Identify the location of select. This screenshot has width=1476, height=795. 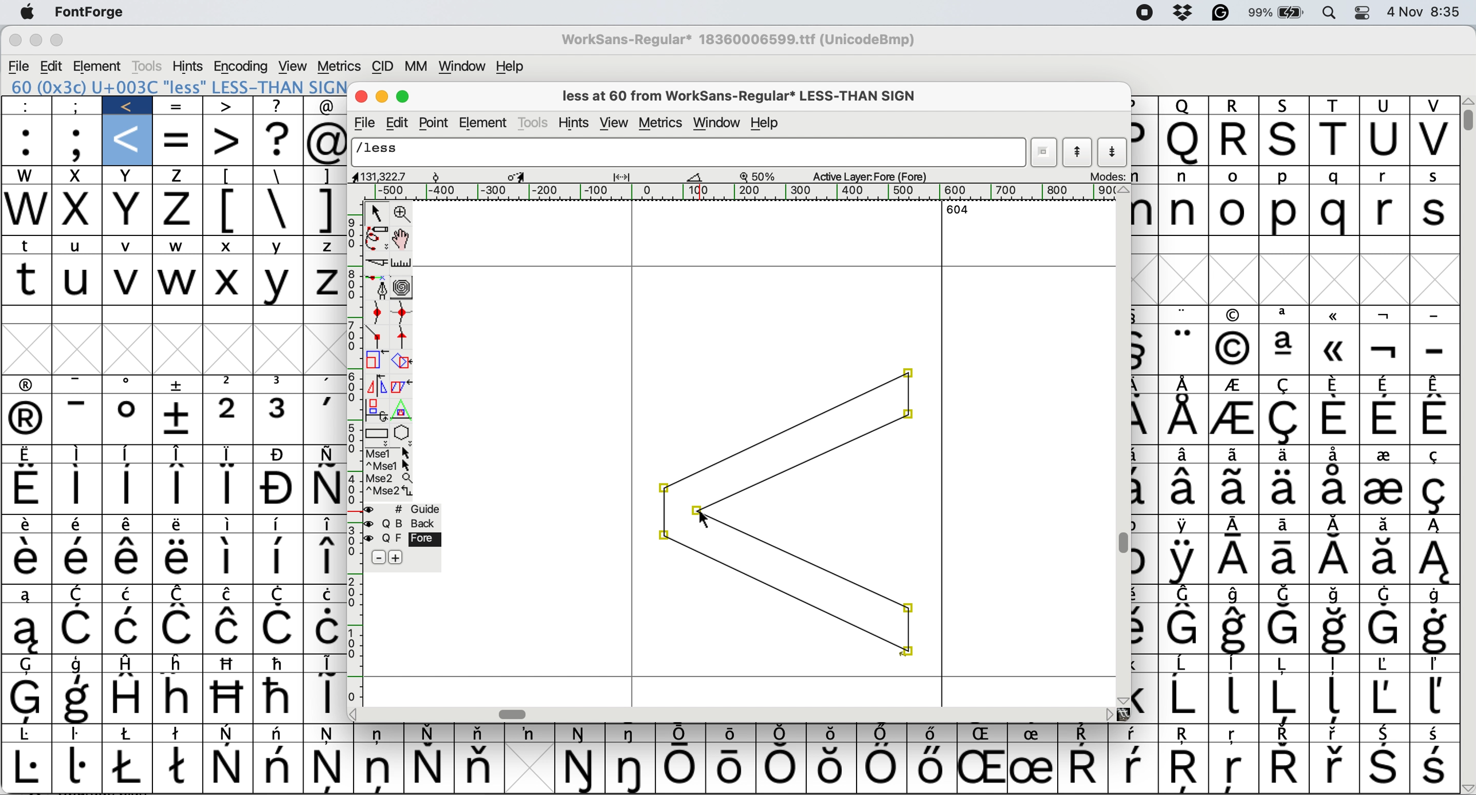
(375, 215).